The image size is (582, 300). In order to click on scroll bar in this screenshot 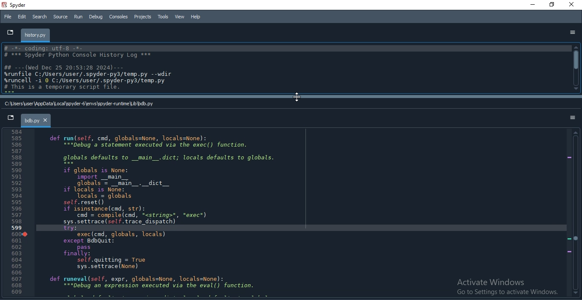, I will do `click(290, 97)`.